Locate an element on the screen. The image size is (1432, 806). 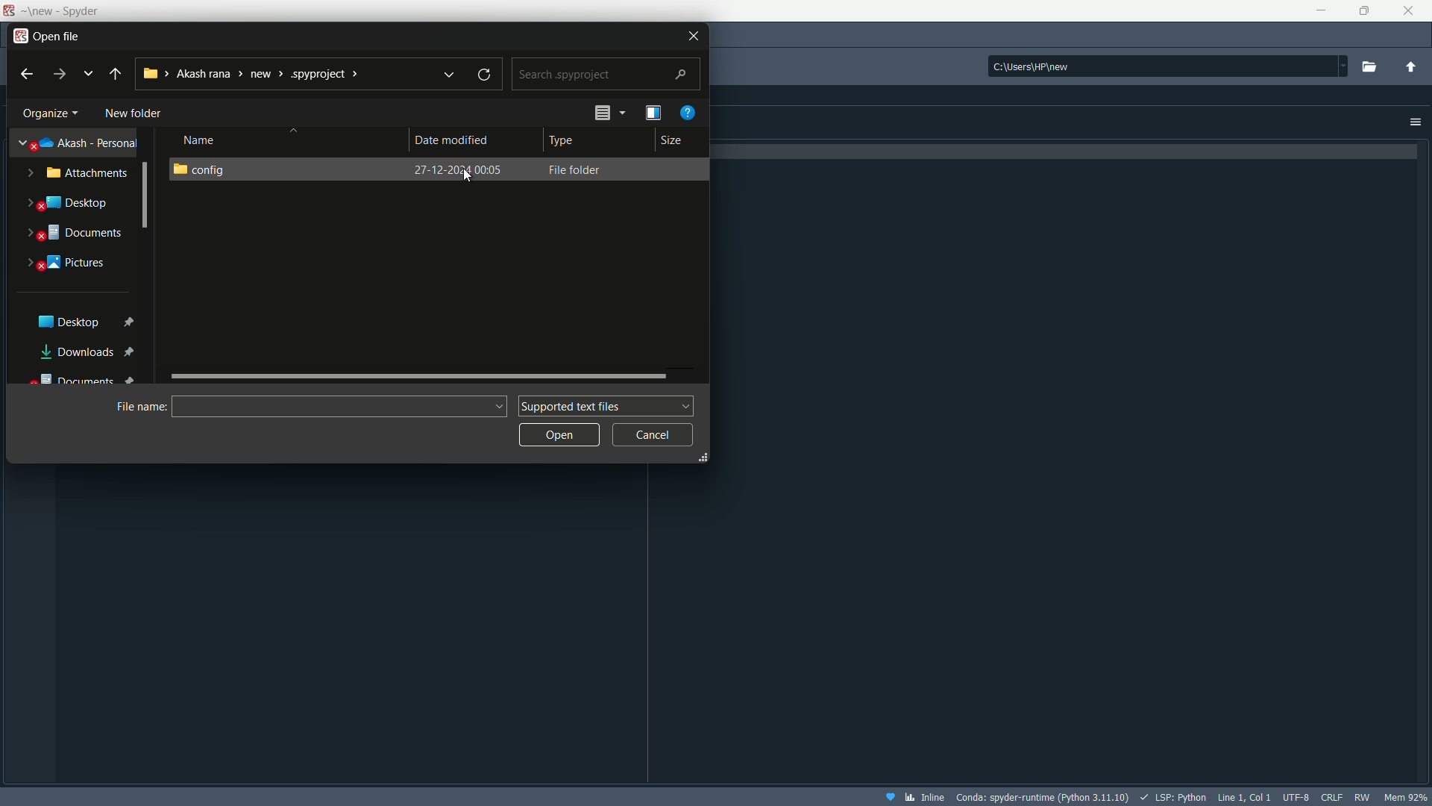
Logo is located at coordinates (9, 10).